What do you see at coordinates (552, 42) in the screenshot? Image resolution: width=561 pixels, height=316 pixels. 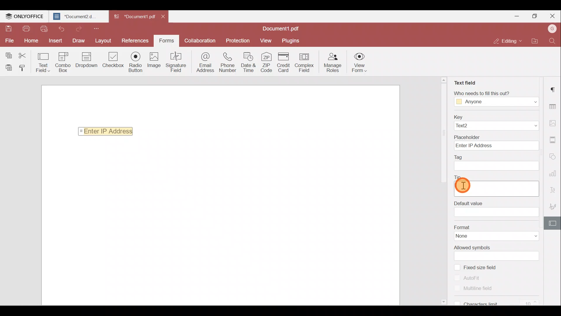 I see `Find` at bounding box center [552, 42].